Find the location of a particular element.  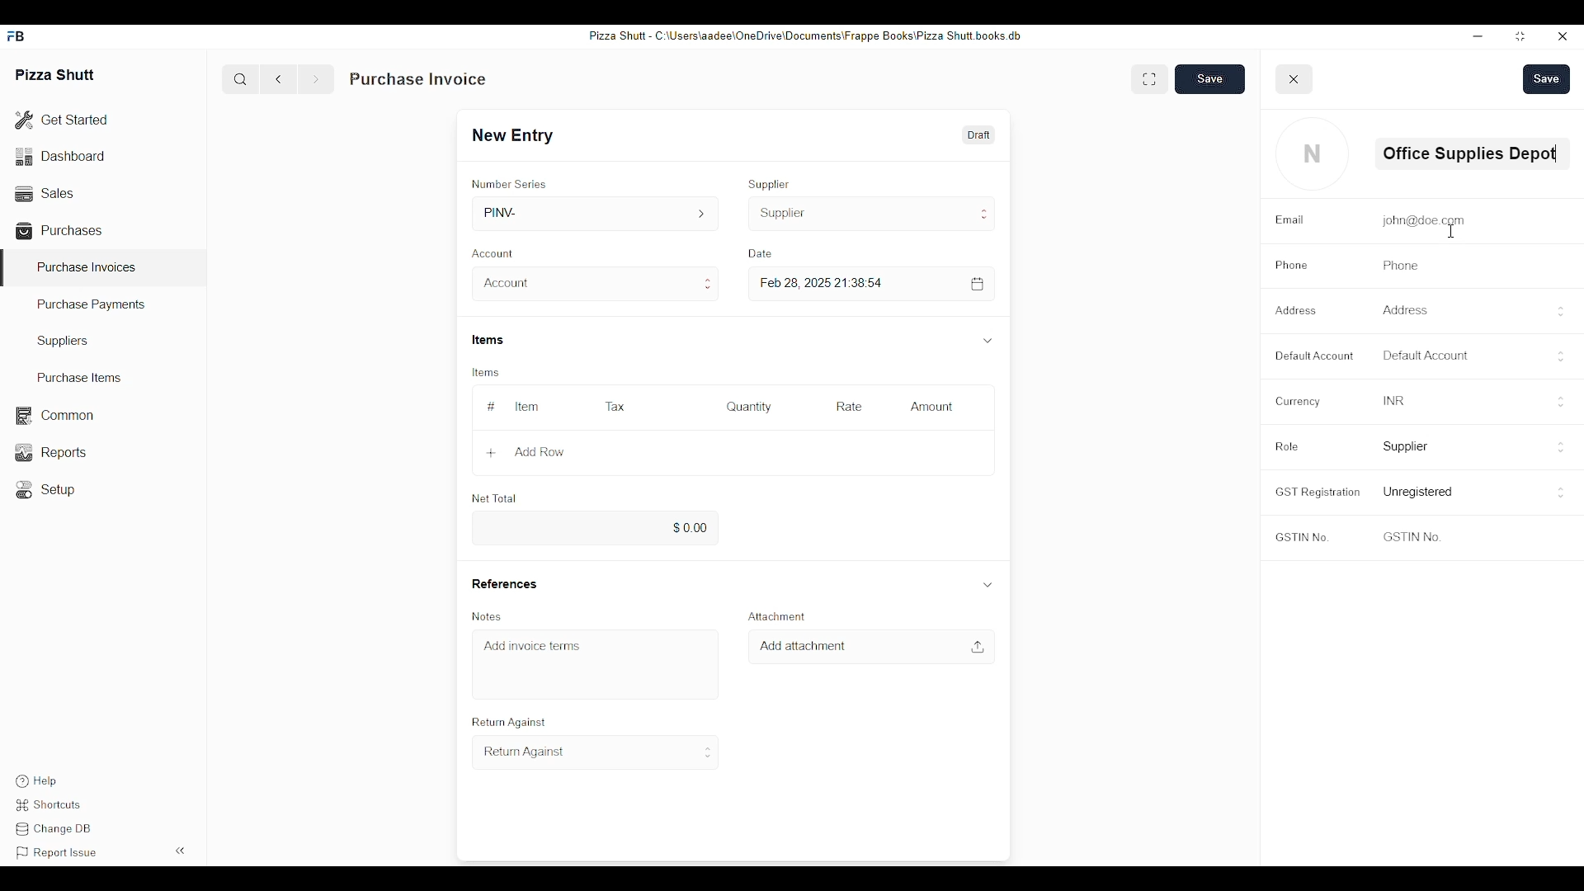

search is located at coordinates (240, 79).